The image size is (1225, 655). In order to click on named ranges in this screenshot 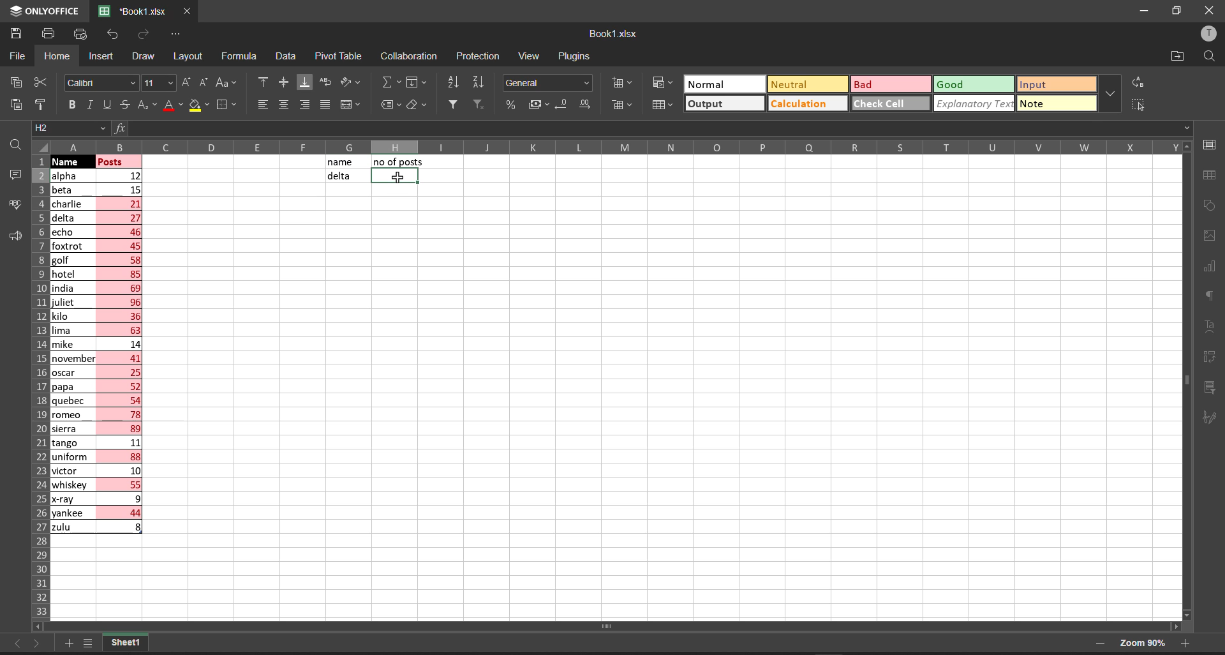, I will do `click(390, 105)`.